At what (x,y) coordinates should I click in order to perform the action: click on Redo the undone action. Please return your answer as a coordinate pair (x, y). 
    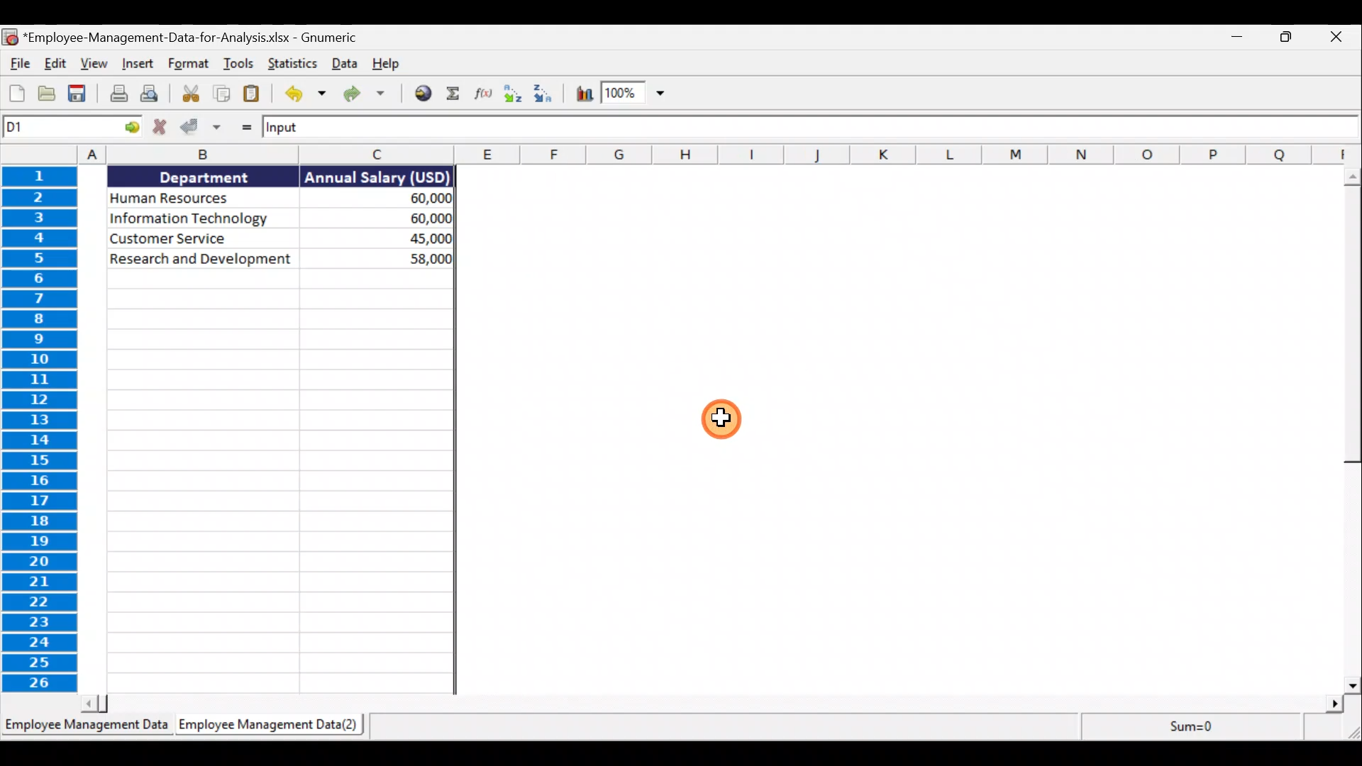
    Looking at the image, I should click on (369, 94).